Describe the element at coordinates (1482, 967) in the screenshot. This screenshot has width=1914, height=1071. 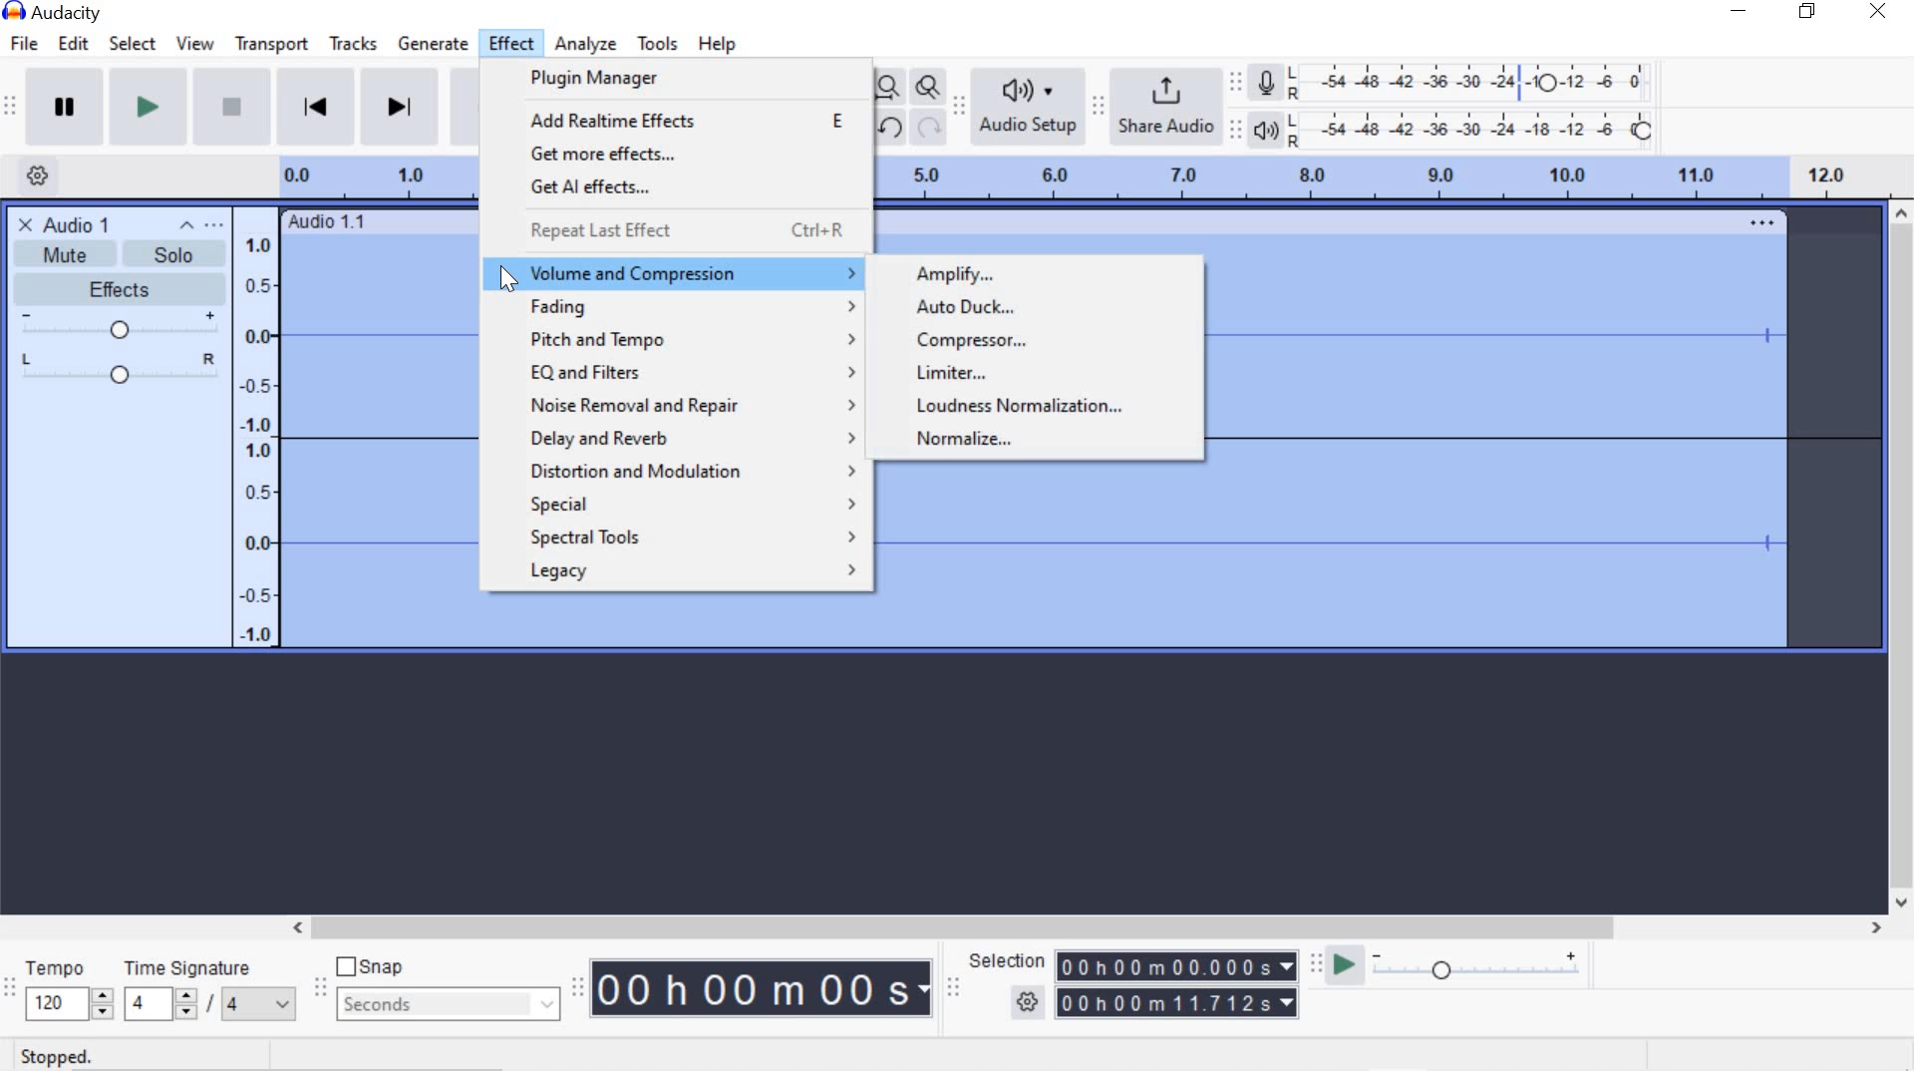
I see `Playback speed` at that location.